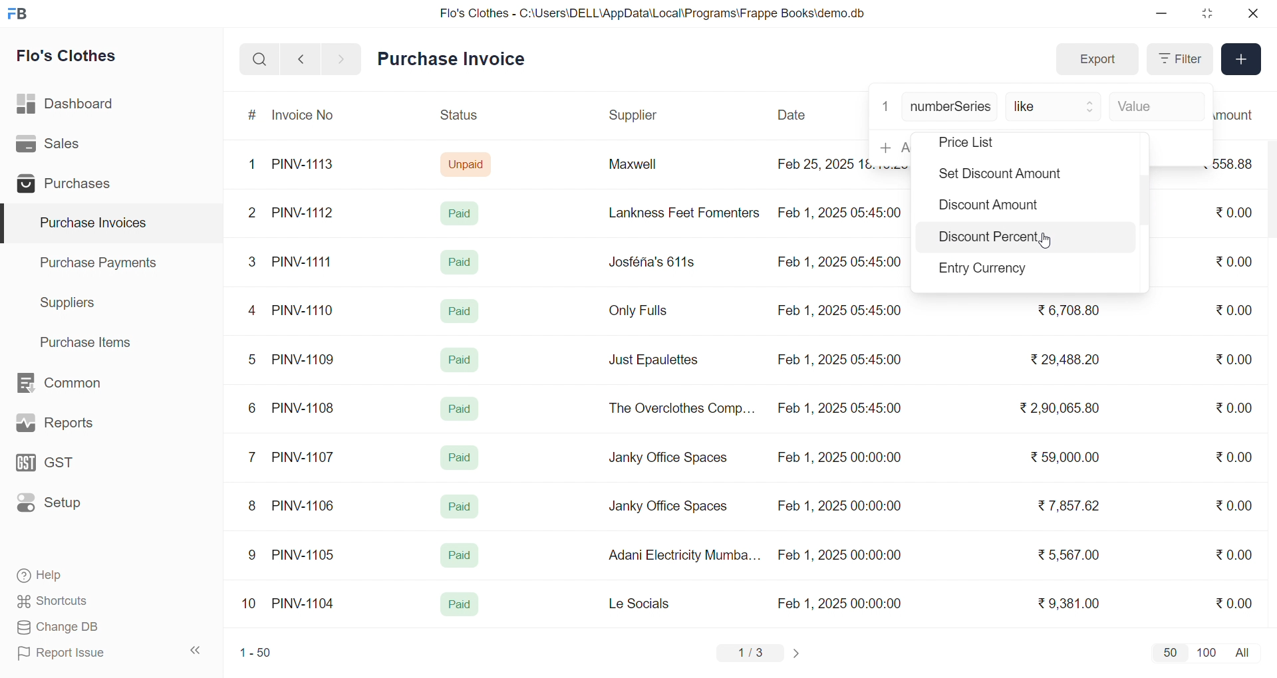 This screenshot has width=1277, height=678. Describe the element at coordinates (1234, 310) in the screenshot. I see `₹0.00` at that location.